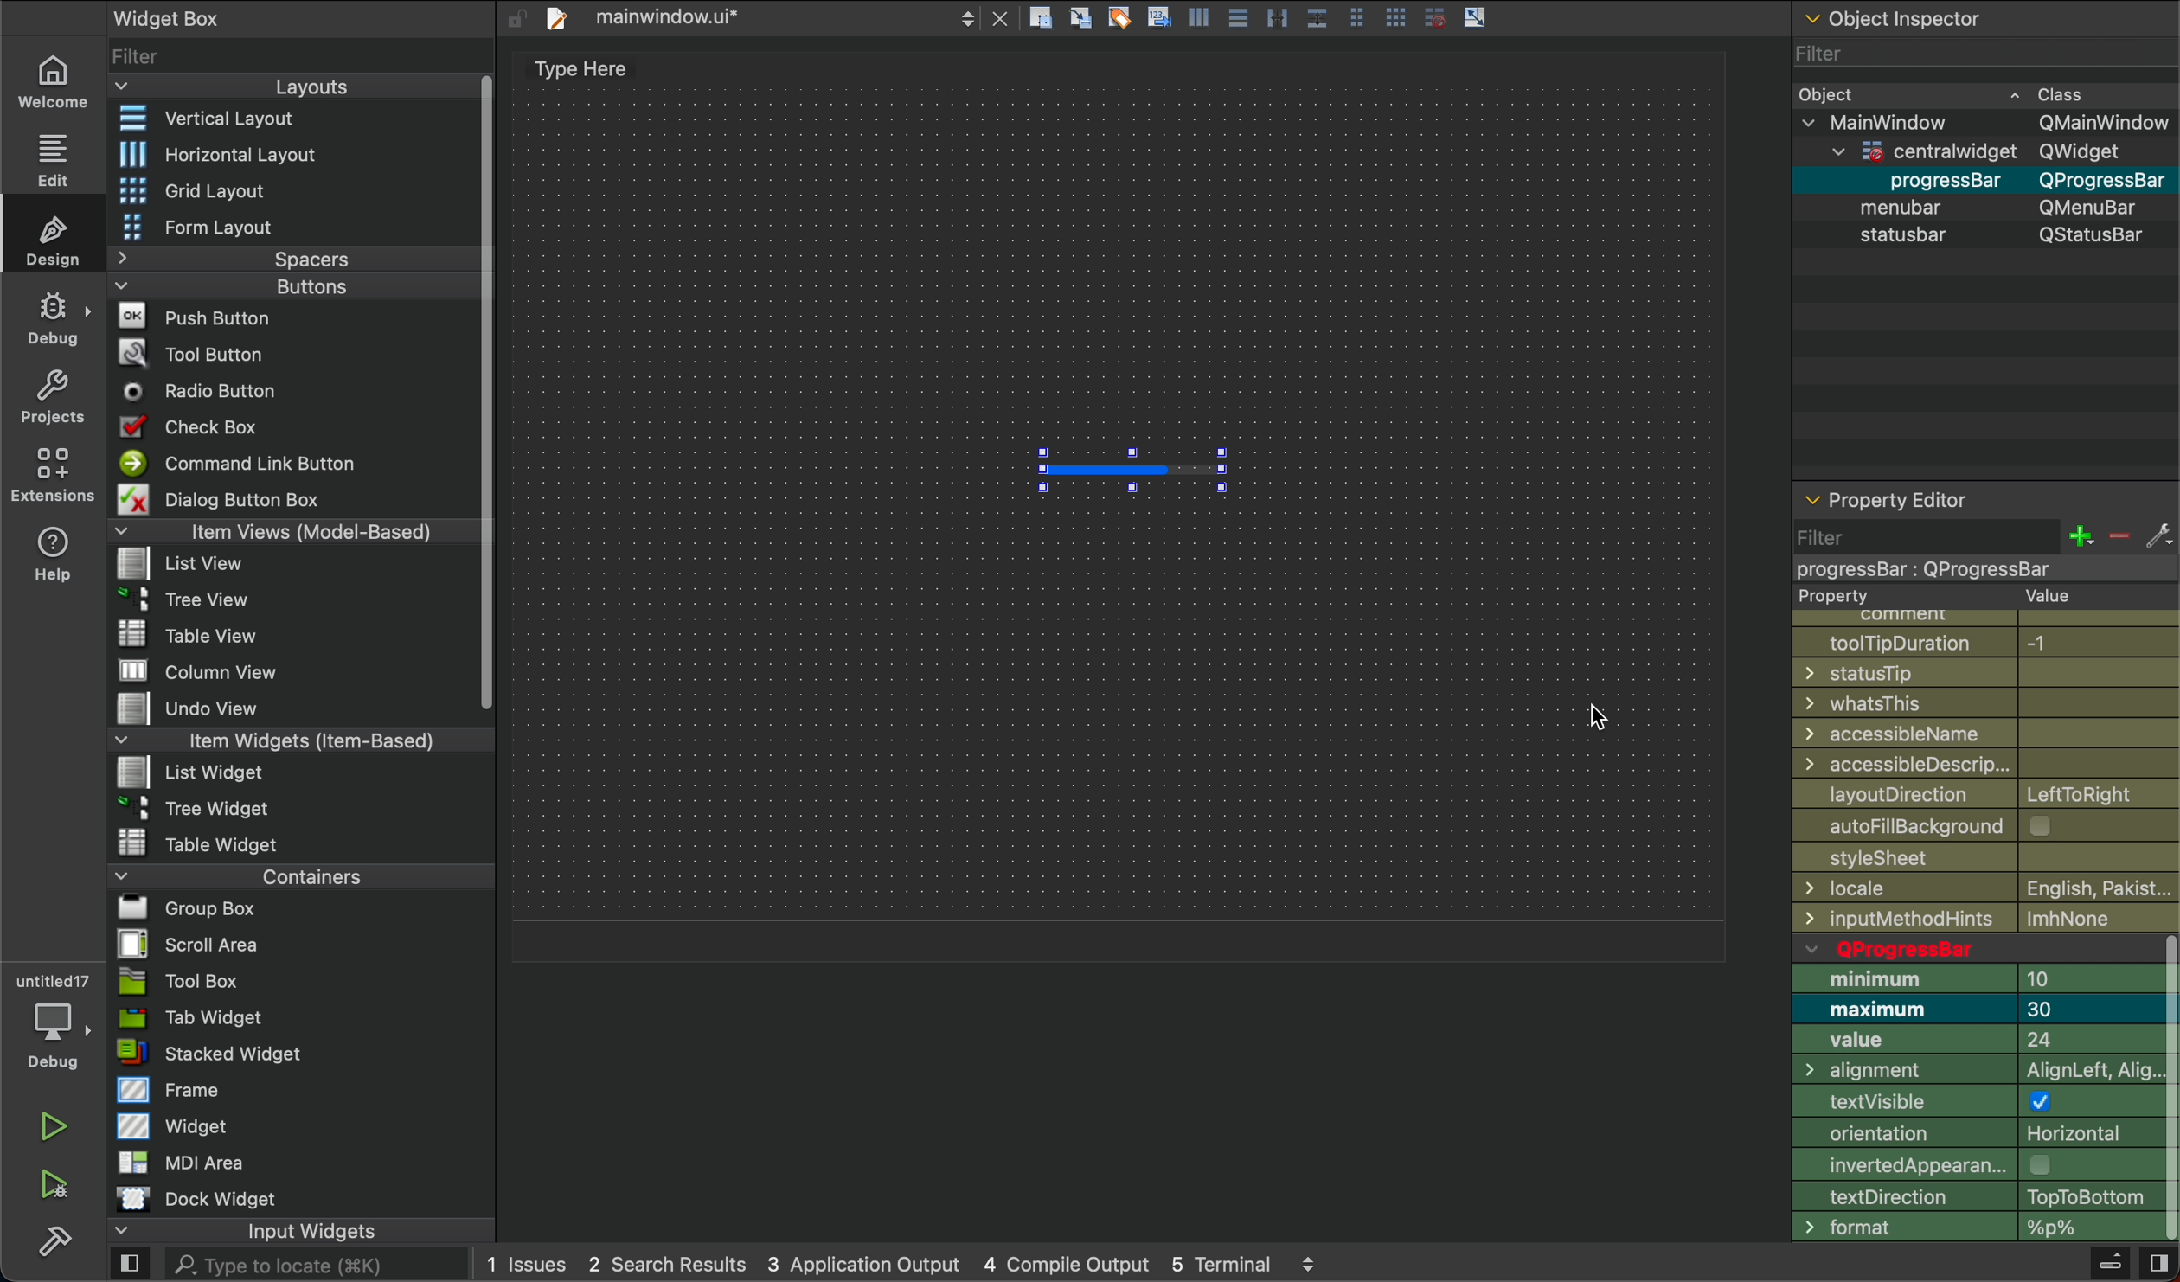 The width and height of the screenshot is (2180, 1282). What do you see at coordinates (51, 79) in the screenshot?
I see `welcome` at bounding box center [51, 79].